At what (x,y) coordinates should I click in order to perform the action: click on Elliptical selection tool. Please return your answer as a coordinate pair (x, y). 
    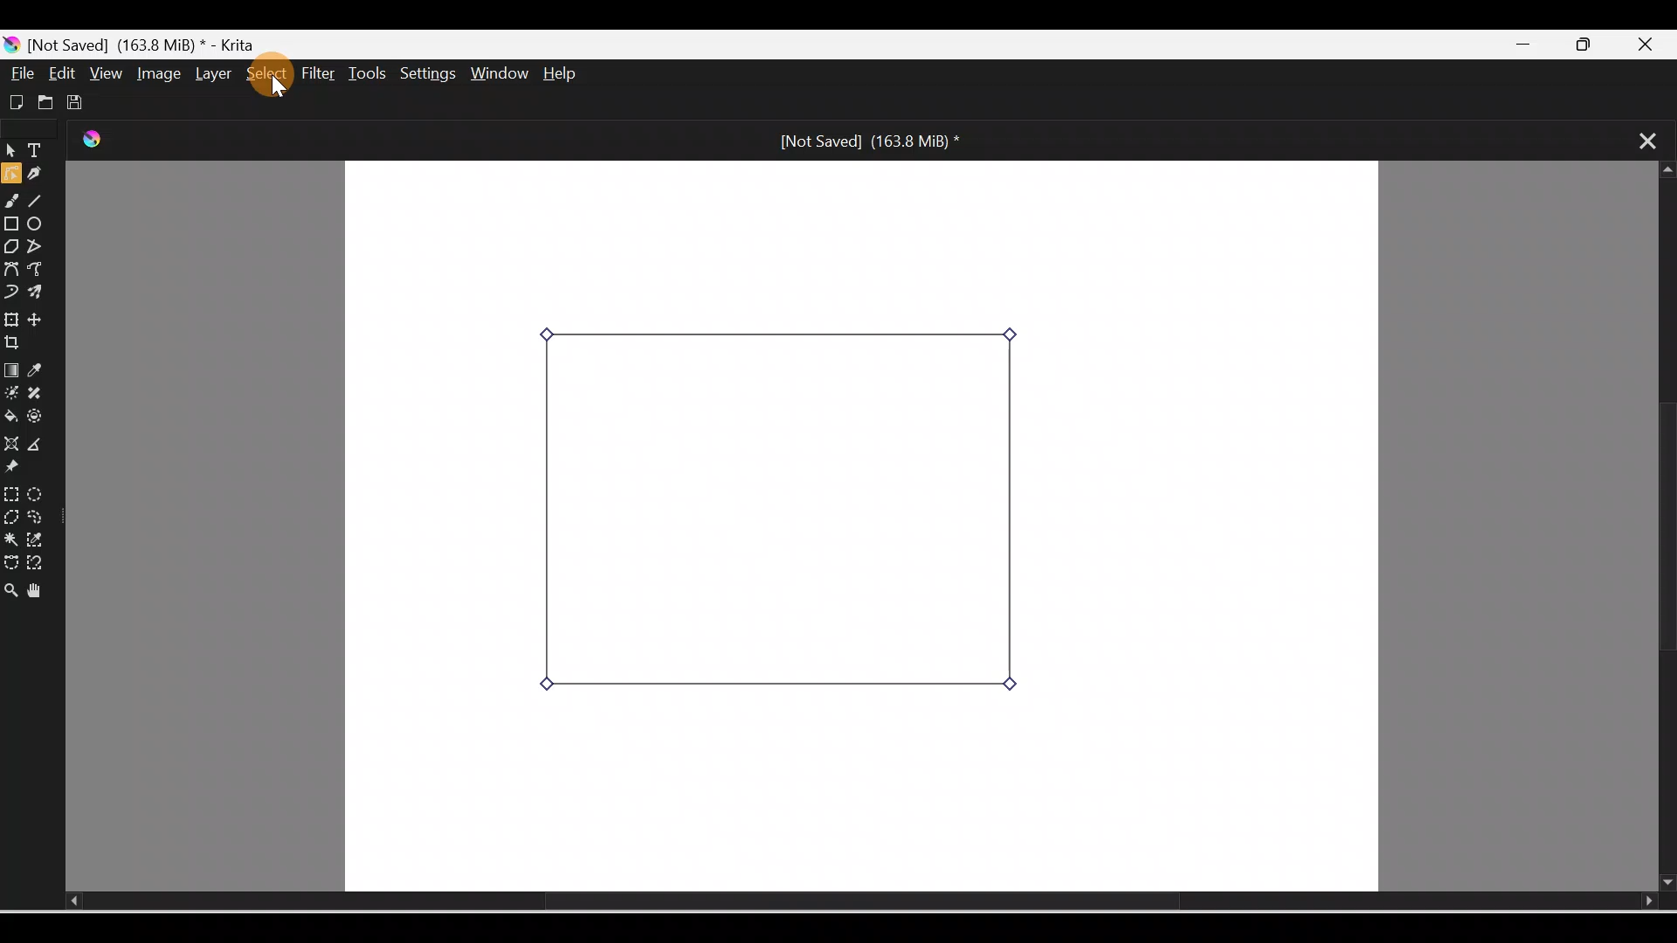
    Looking at the image, I should click on (36, 492).